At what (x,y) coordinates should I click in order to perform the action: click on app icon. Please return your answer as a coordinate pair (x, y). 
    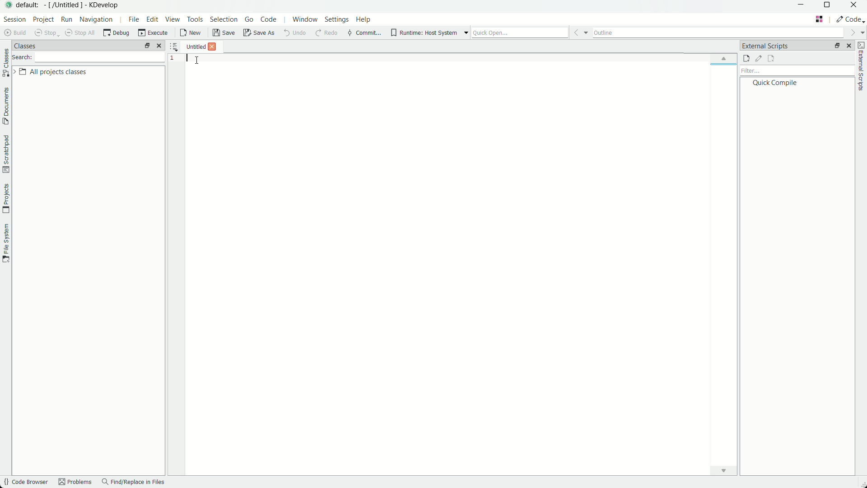
    Looking at the image, I should click on (9, 5).